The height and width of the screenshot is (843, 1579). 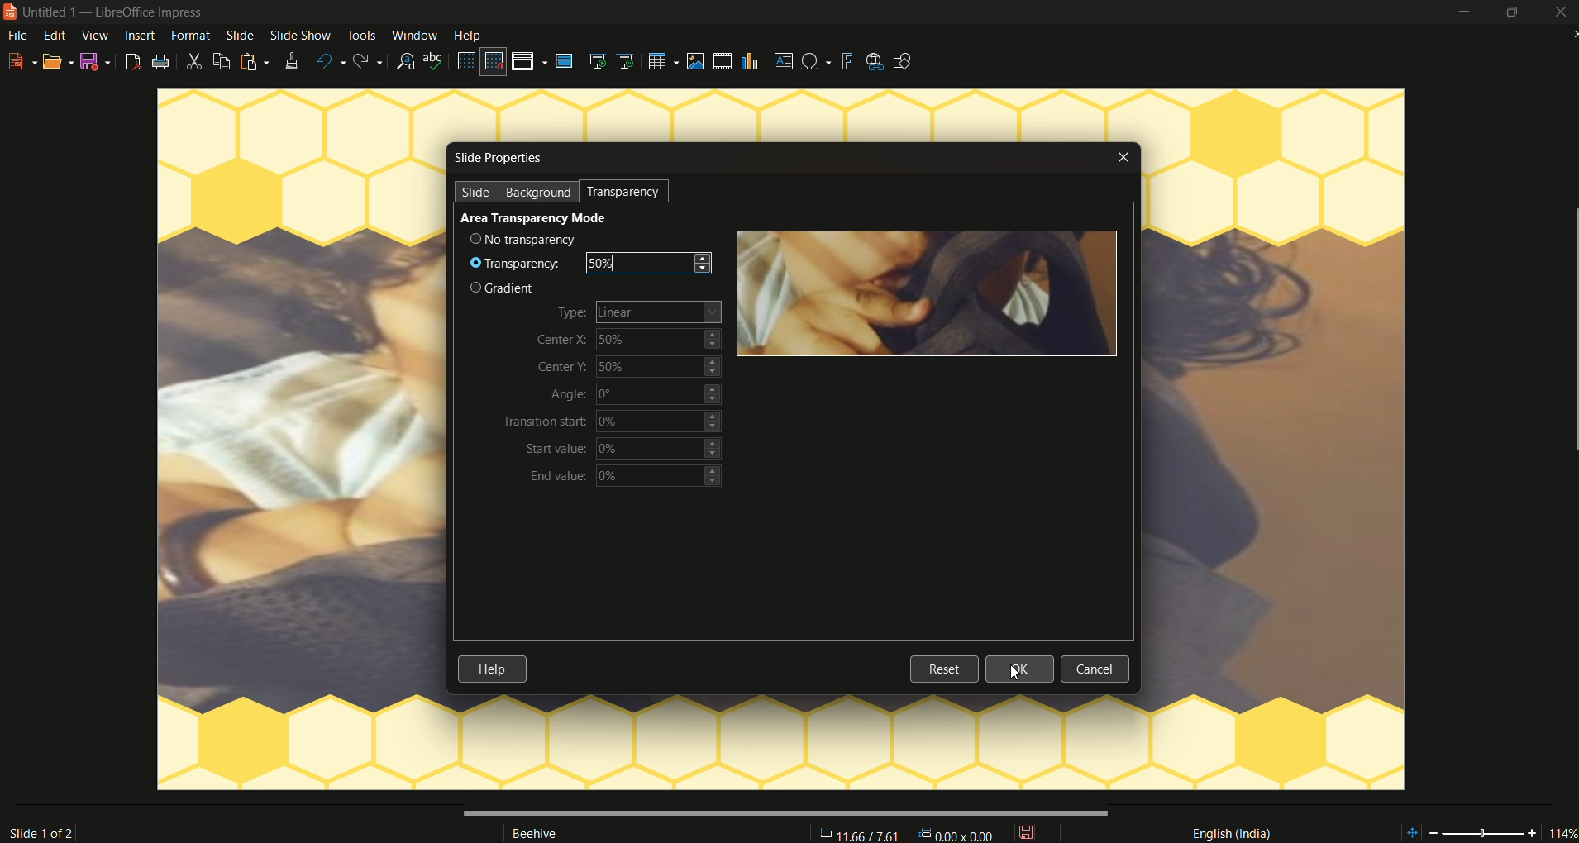 What do you see at coordinates (188, 35) in the screenshot?
I see `format` at bounding box center [188, 35].